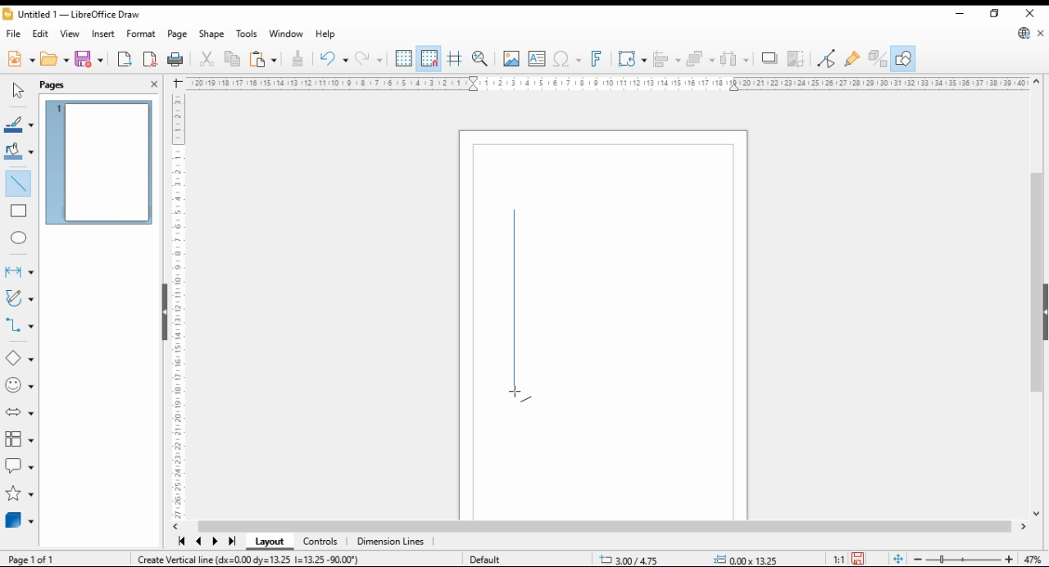  What do you see at coordinates (511, 58) in the screenshot?
I see `insert image` at bounding box center [511, 58].